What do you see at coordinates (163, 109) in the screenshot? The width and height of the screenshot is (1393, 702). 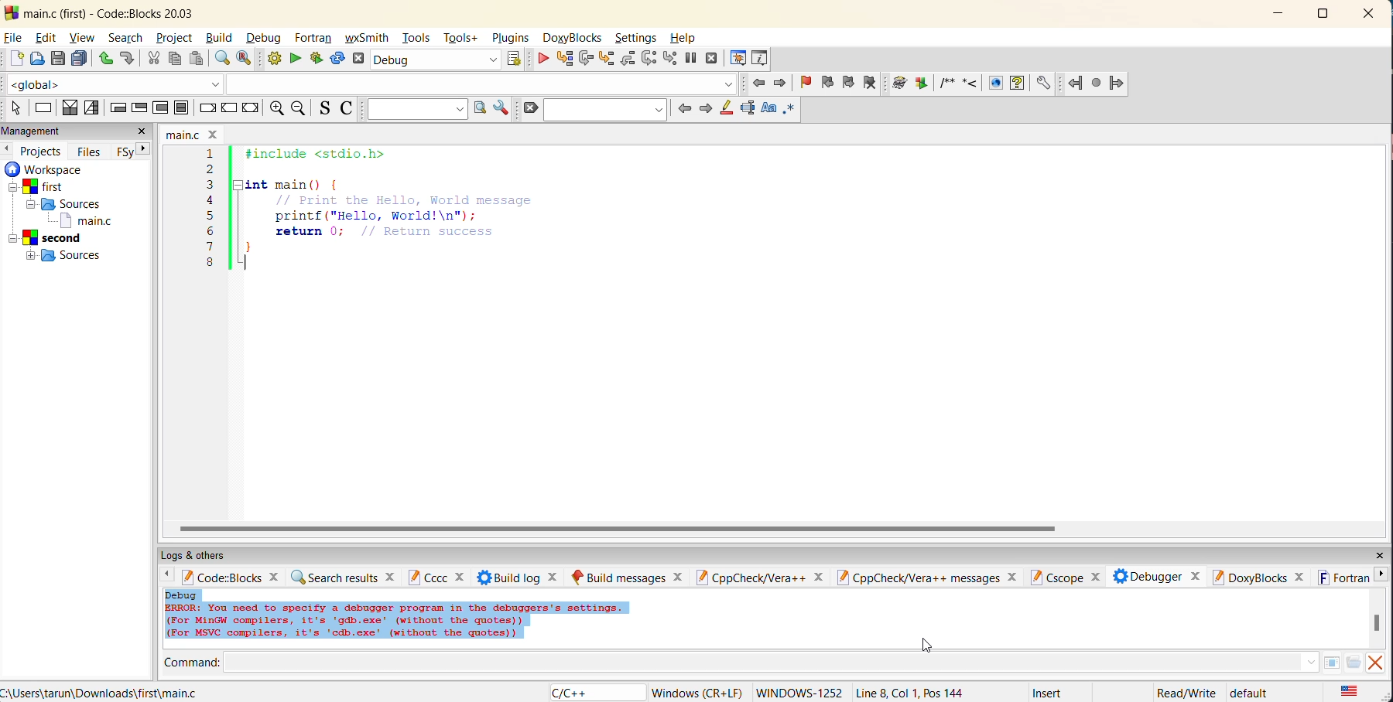 I see `counting loop` at bounding box center [163, 109].